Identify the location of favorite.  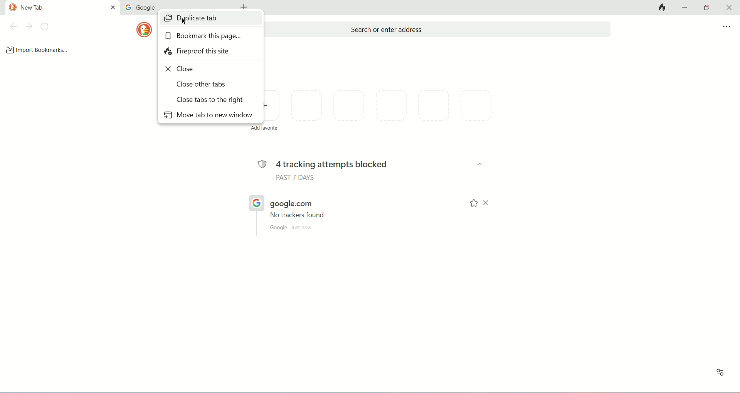
(397, 110).